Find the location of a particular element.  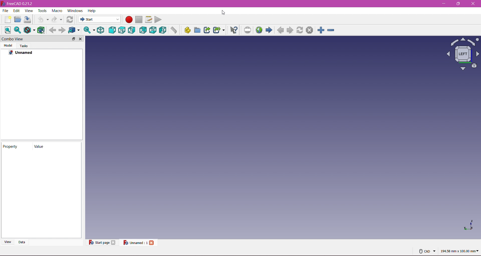

Axis View is located at coordinates (463, 54).